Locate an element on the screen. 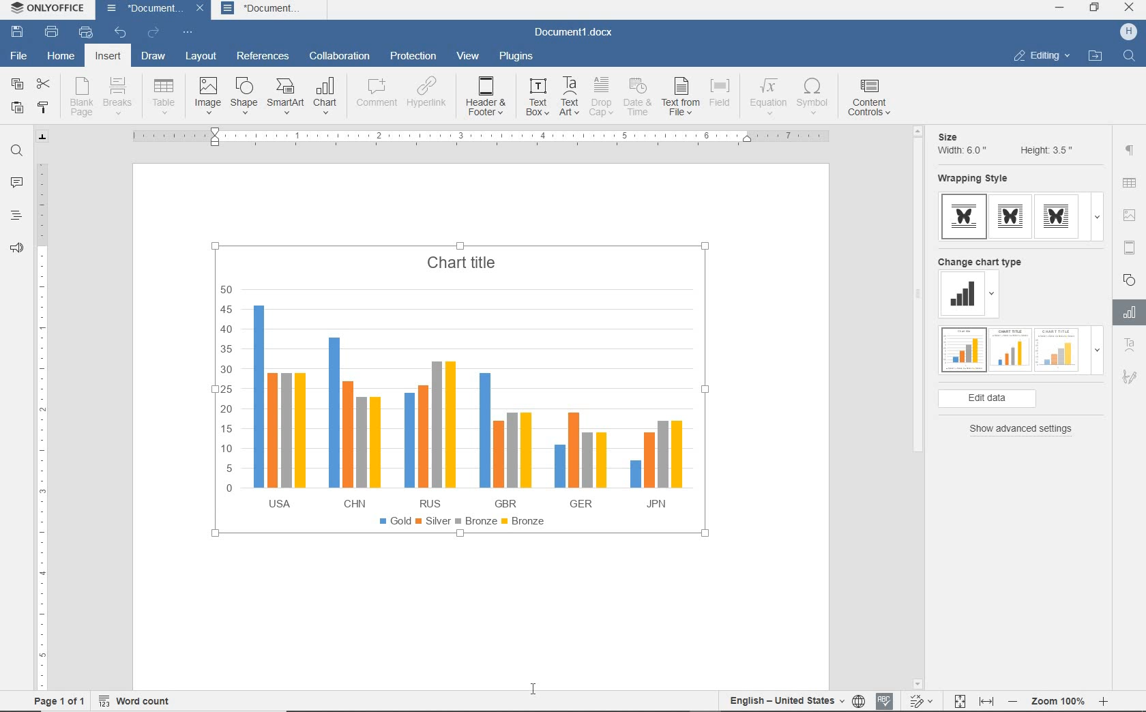 This screenshot has width=1146, height=712. table is located at coordinates (164, 96).